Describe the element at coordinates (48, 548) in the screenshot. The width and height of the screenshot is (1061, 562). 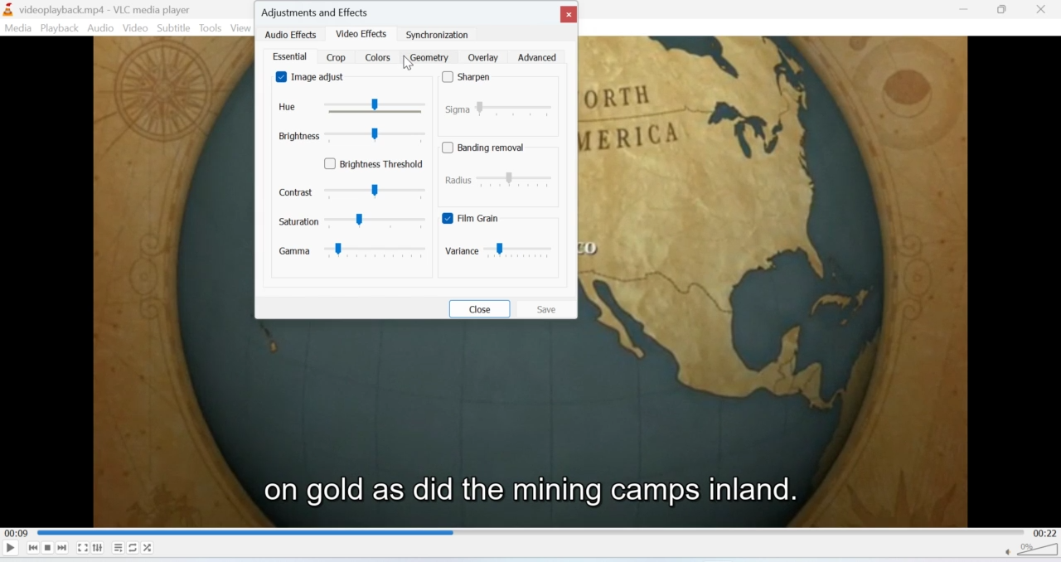
I see `Stop` at that location.